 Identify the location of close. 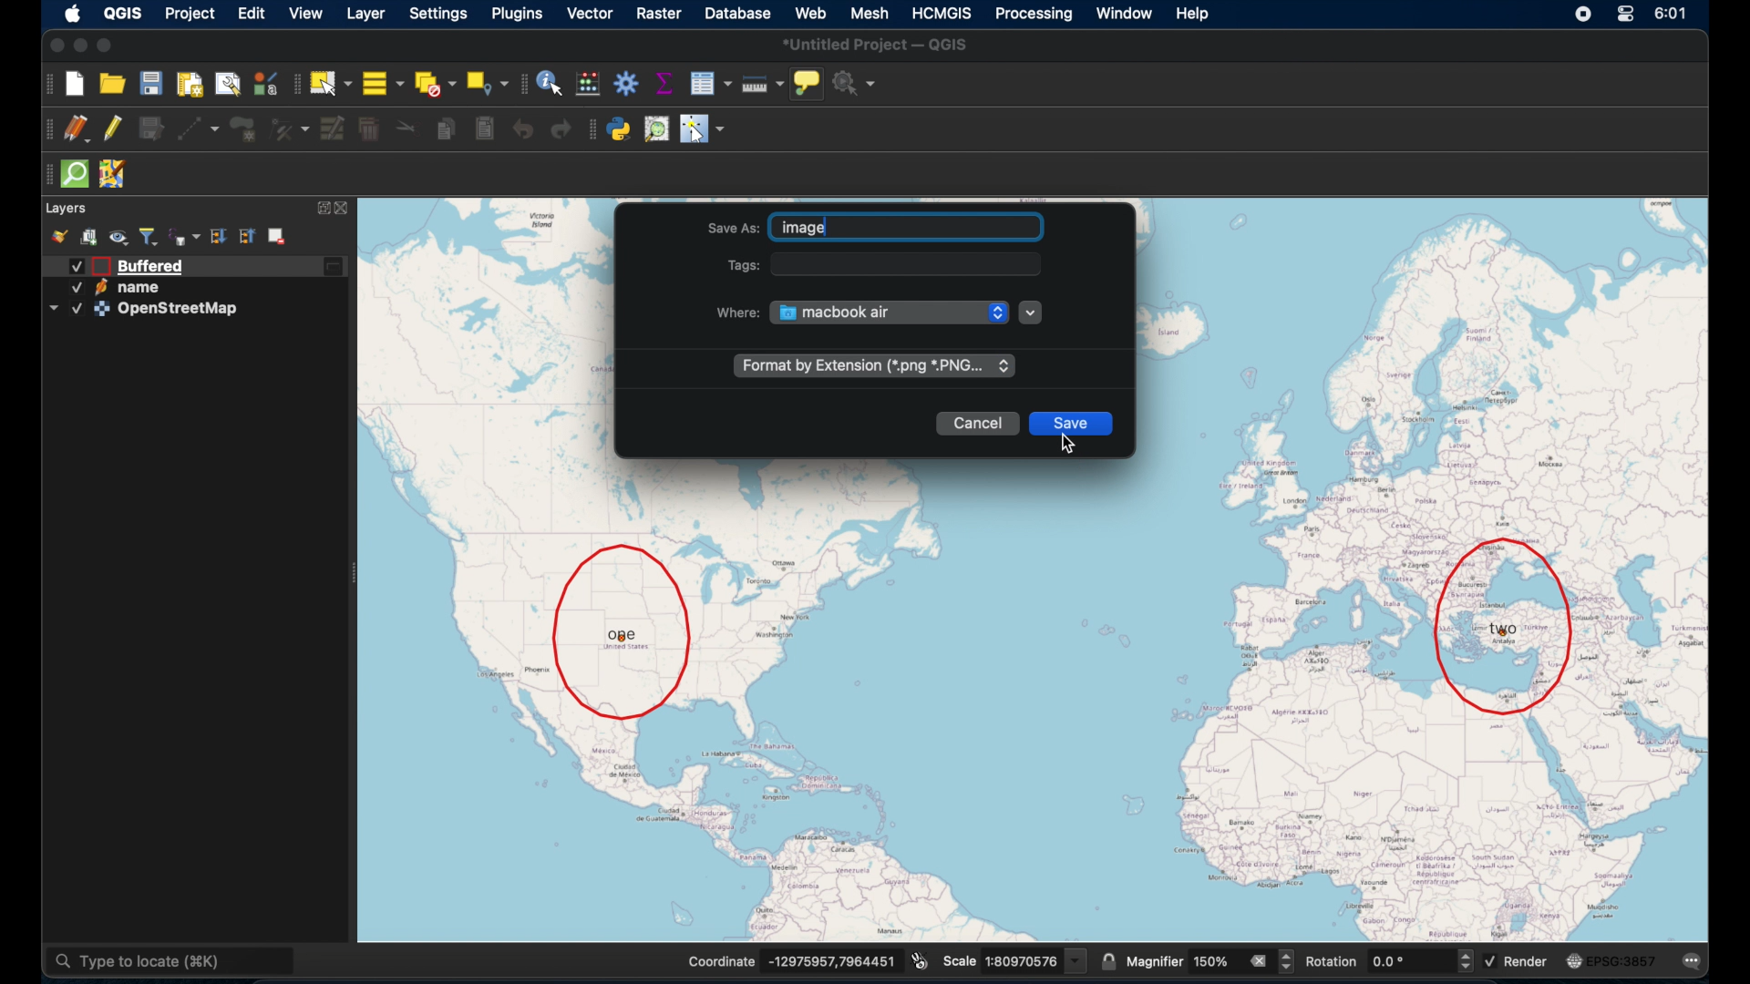
(54, 44).